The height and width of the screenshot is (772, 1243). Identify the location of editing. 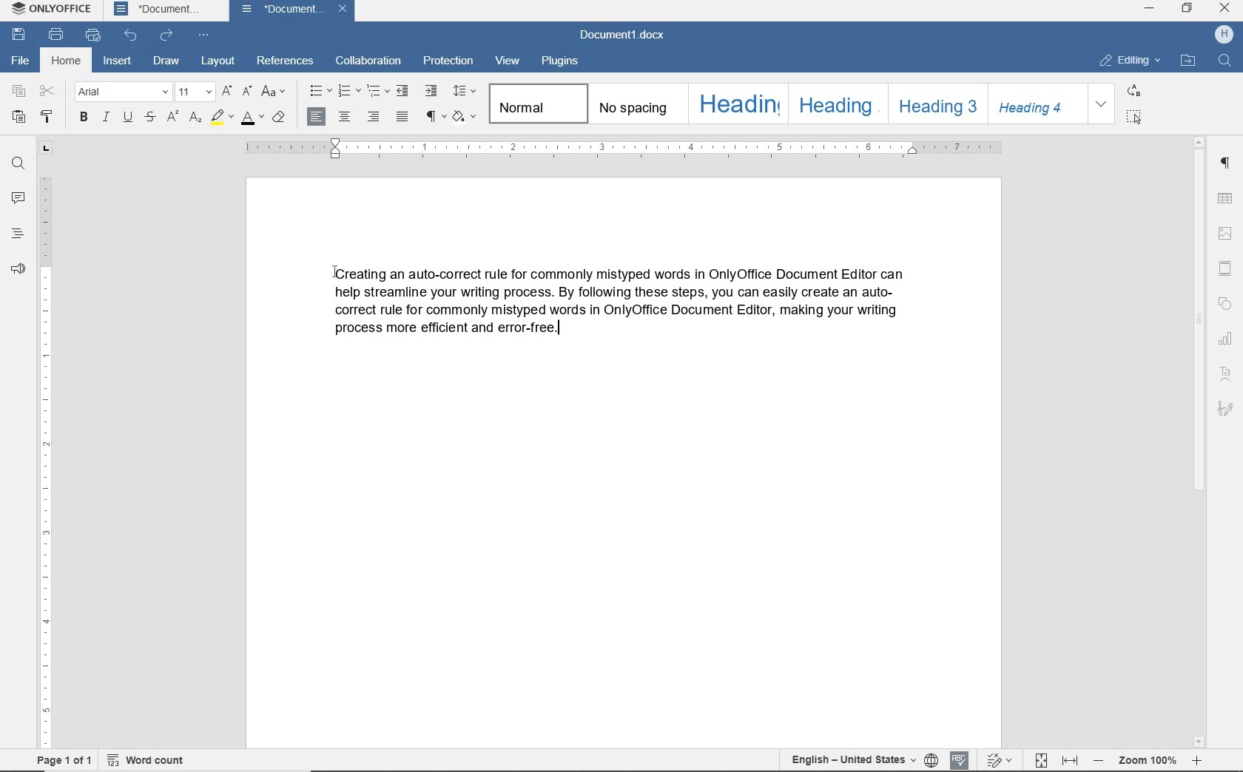
(1129, 61).